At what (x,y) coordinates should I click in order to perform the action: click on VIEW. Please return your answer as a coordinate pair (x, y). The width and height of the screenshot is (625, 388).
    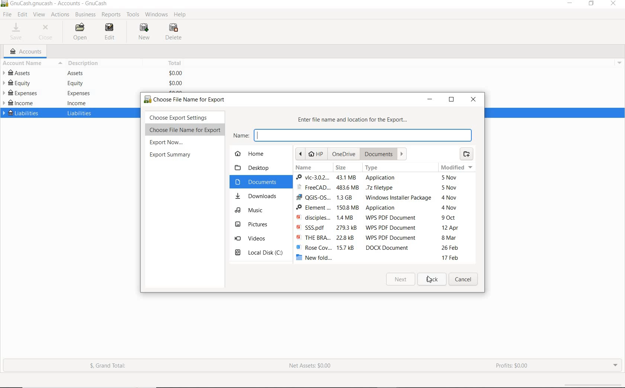
    Looking at the image, I should click on (40, 14).